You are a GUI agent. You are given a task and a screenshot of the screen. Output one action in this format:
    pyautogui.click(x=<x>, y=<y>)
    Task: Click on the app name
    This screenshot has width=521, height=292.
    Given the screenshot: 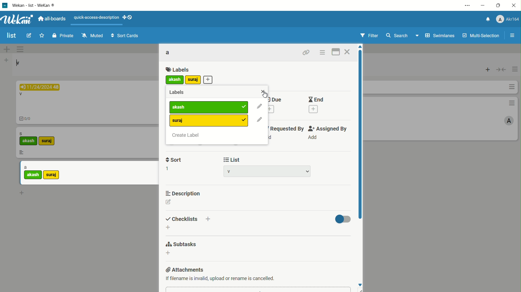 What is the action you would take?
    pyautogui.click(x=36, y=6)
    